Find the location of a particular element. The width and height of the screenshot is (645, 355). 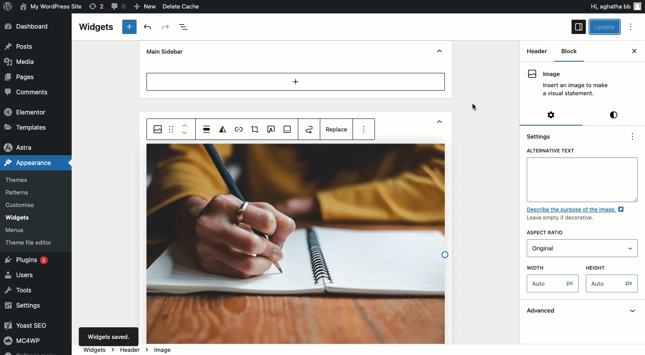

Settings is located at coordinates (542, 136).